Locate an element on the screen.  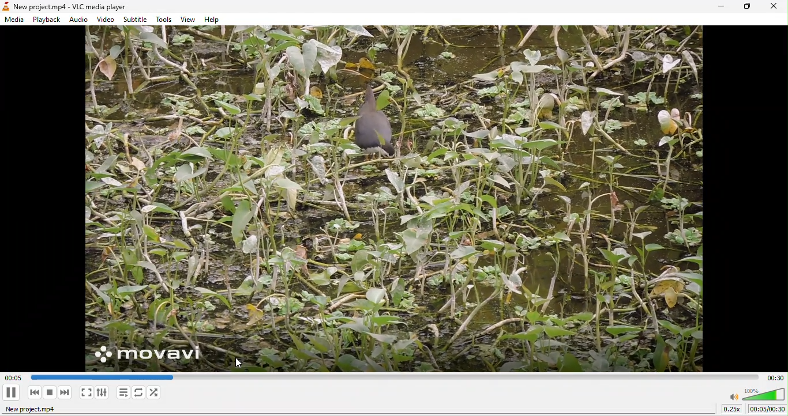
Cursor is located at coordinates (241, 365).